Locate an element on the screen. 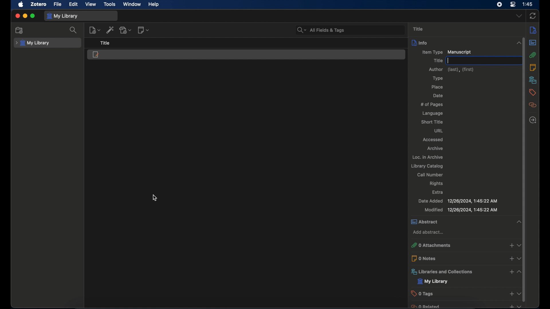 The height and width of the screenshot is (309, 550). locate is located at coordinates (533, 120).